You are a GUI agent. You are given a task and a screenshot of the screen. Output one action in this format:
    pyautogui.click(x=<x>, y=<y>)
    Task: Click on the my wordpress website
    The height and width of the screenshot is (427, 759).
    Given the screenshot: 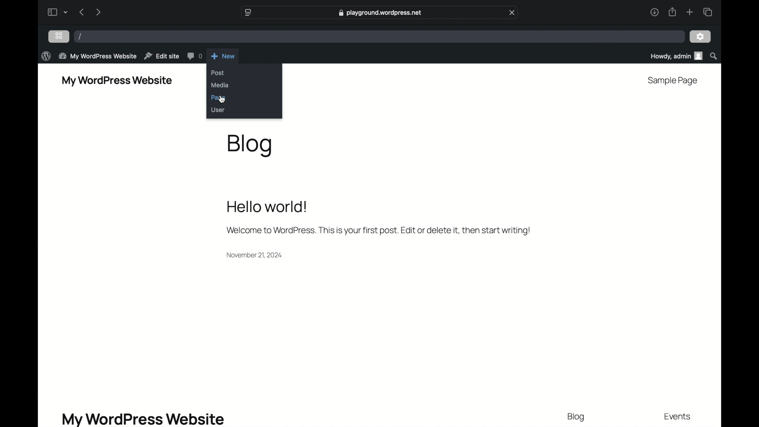 What is the action you would take?
    pyautogui.click(x=142, y=419)
    